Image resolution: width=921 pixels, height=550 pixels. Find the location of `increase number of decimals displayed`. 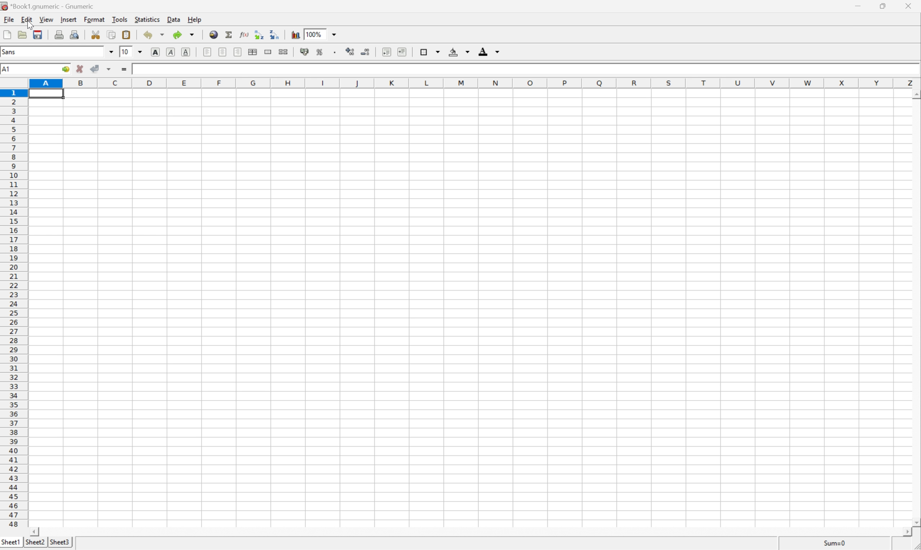

increase number of decimals displayed is located at coordinates (351, 52).